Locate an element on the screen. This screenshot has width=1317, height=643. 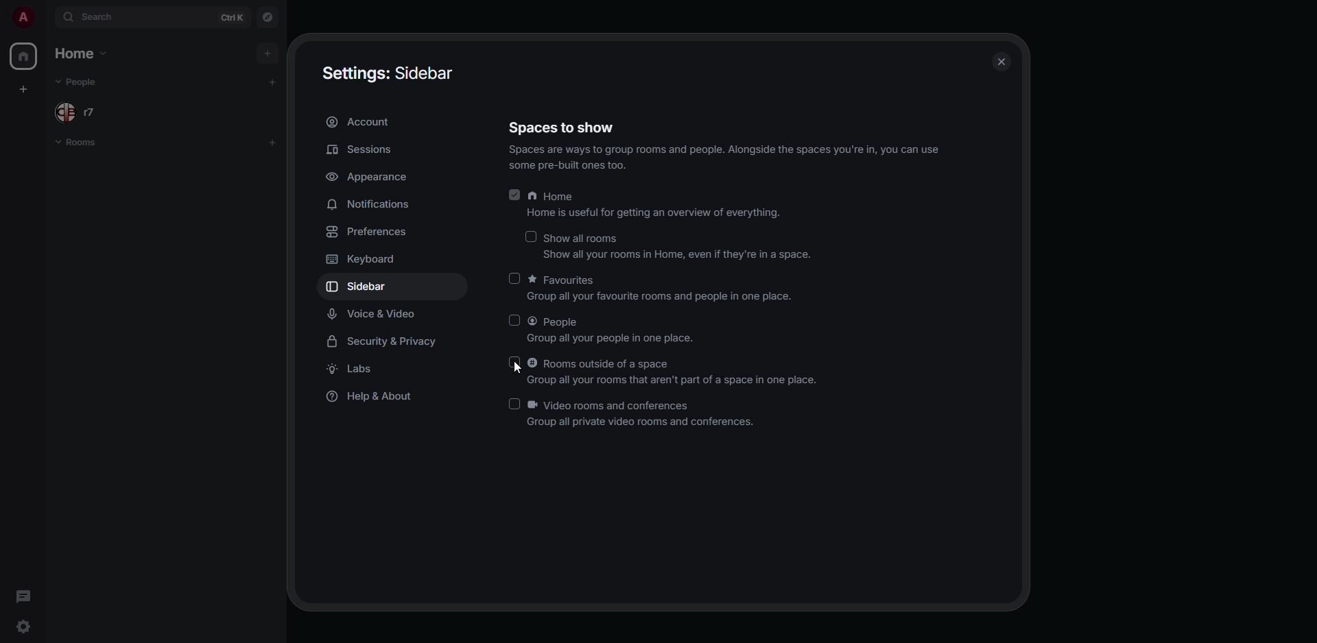
sidebar is located at coordinates (364, 284).